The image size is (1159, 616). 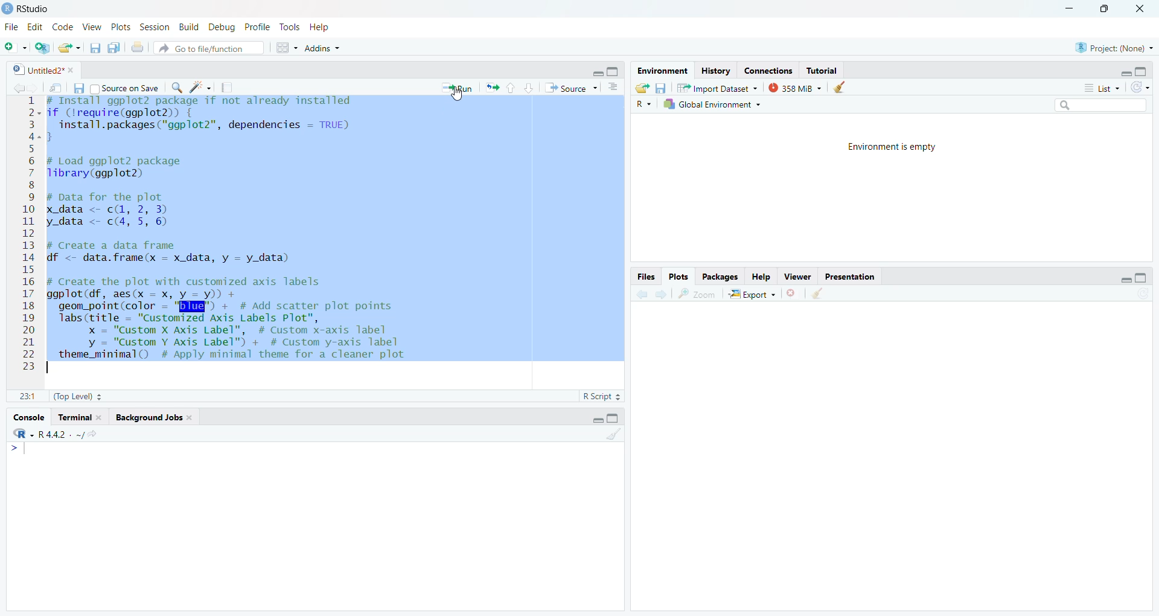 What do you see at coordinates (640, 295) in the screenshot?
I see `back` at bounding box center [640, 295].